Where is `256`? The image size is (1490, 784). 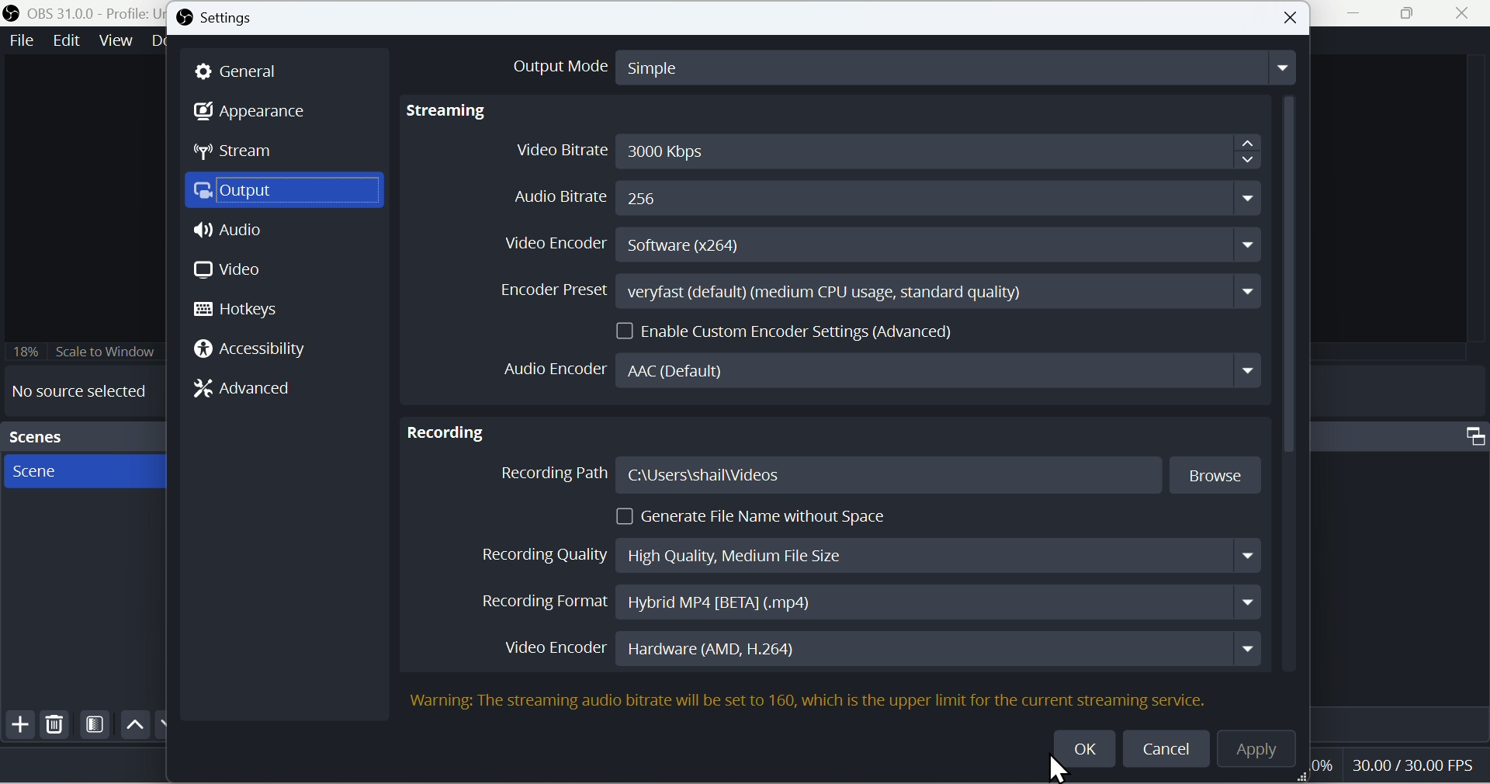 256 is located at coordinates (650, 199).